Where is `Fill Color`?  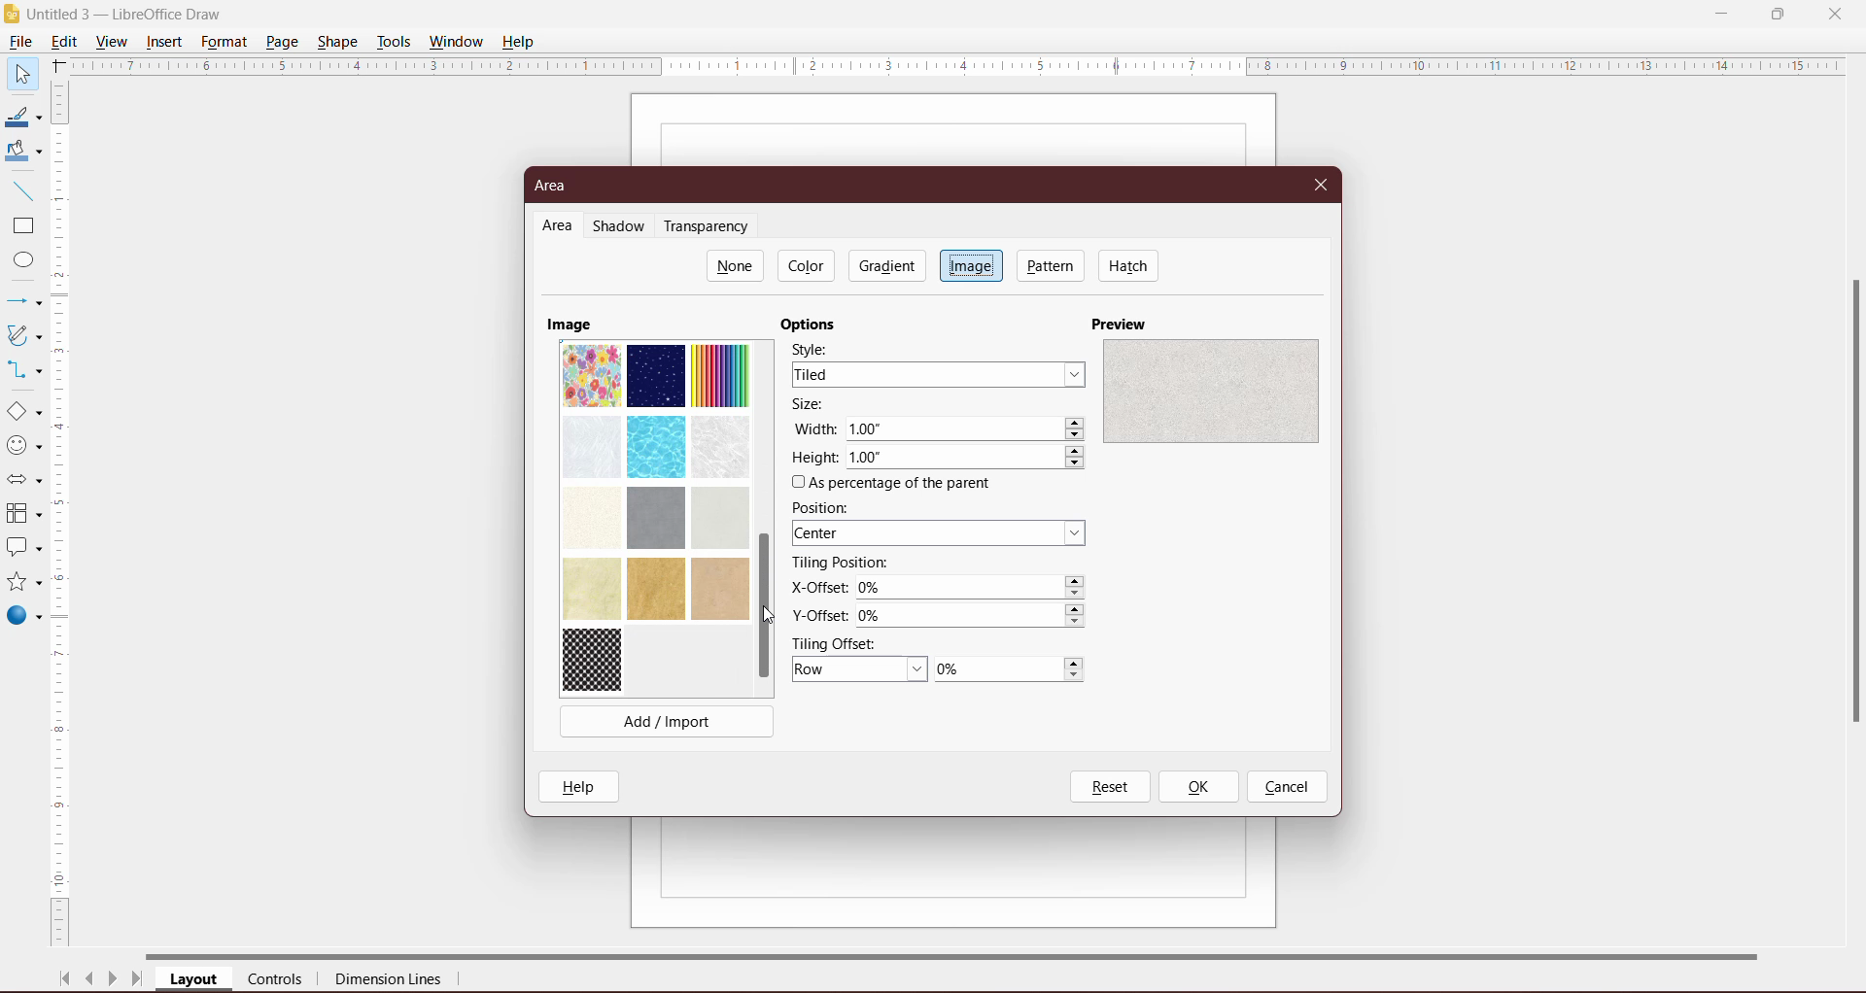
Fill Color is located at coordinates (19, 152).